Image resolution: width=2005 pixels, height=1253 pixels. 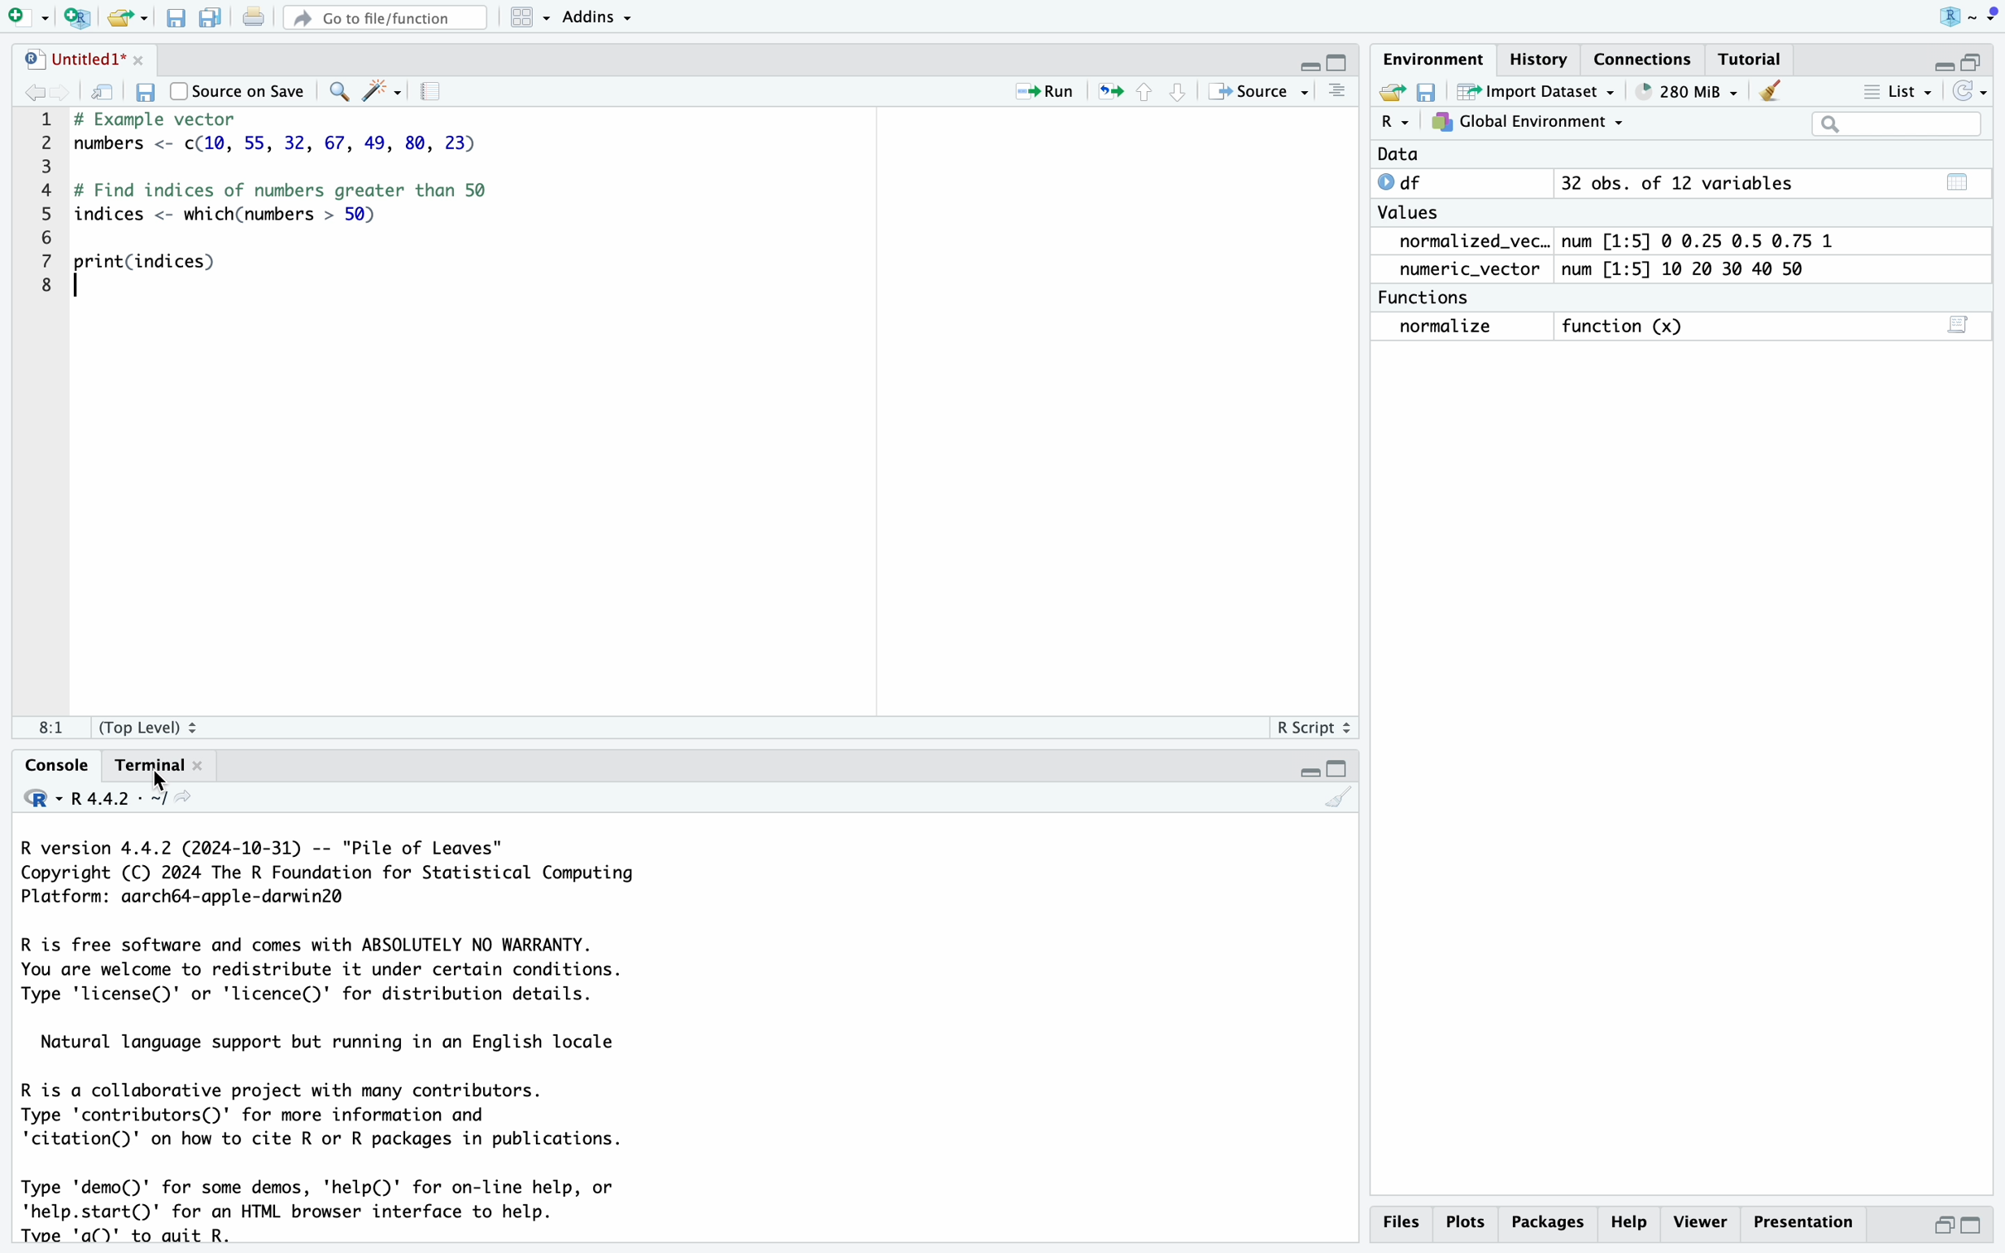 I want to click on Terminal, so click(x=156, y=767).